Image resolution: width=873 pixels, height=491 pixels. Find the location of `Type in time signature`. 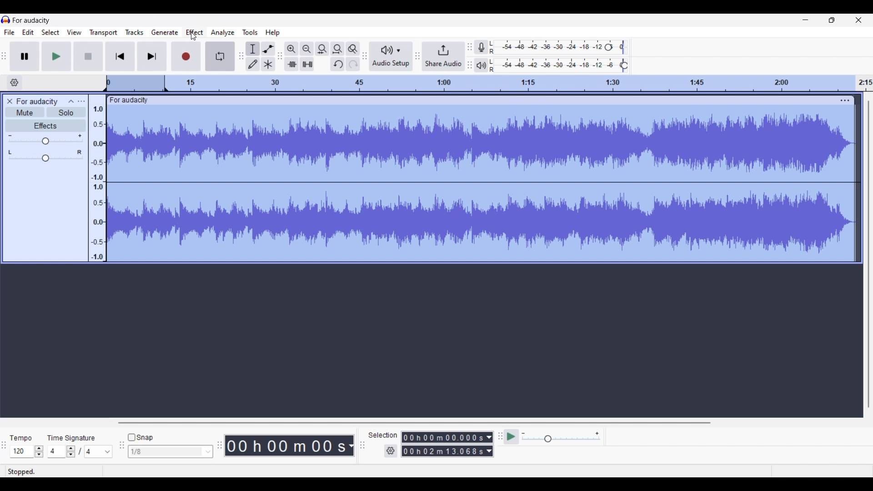

Type in time signature is located at coordinates (57, 452).